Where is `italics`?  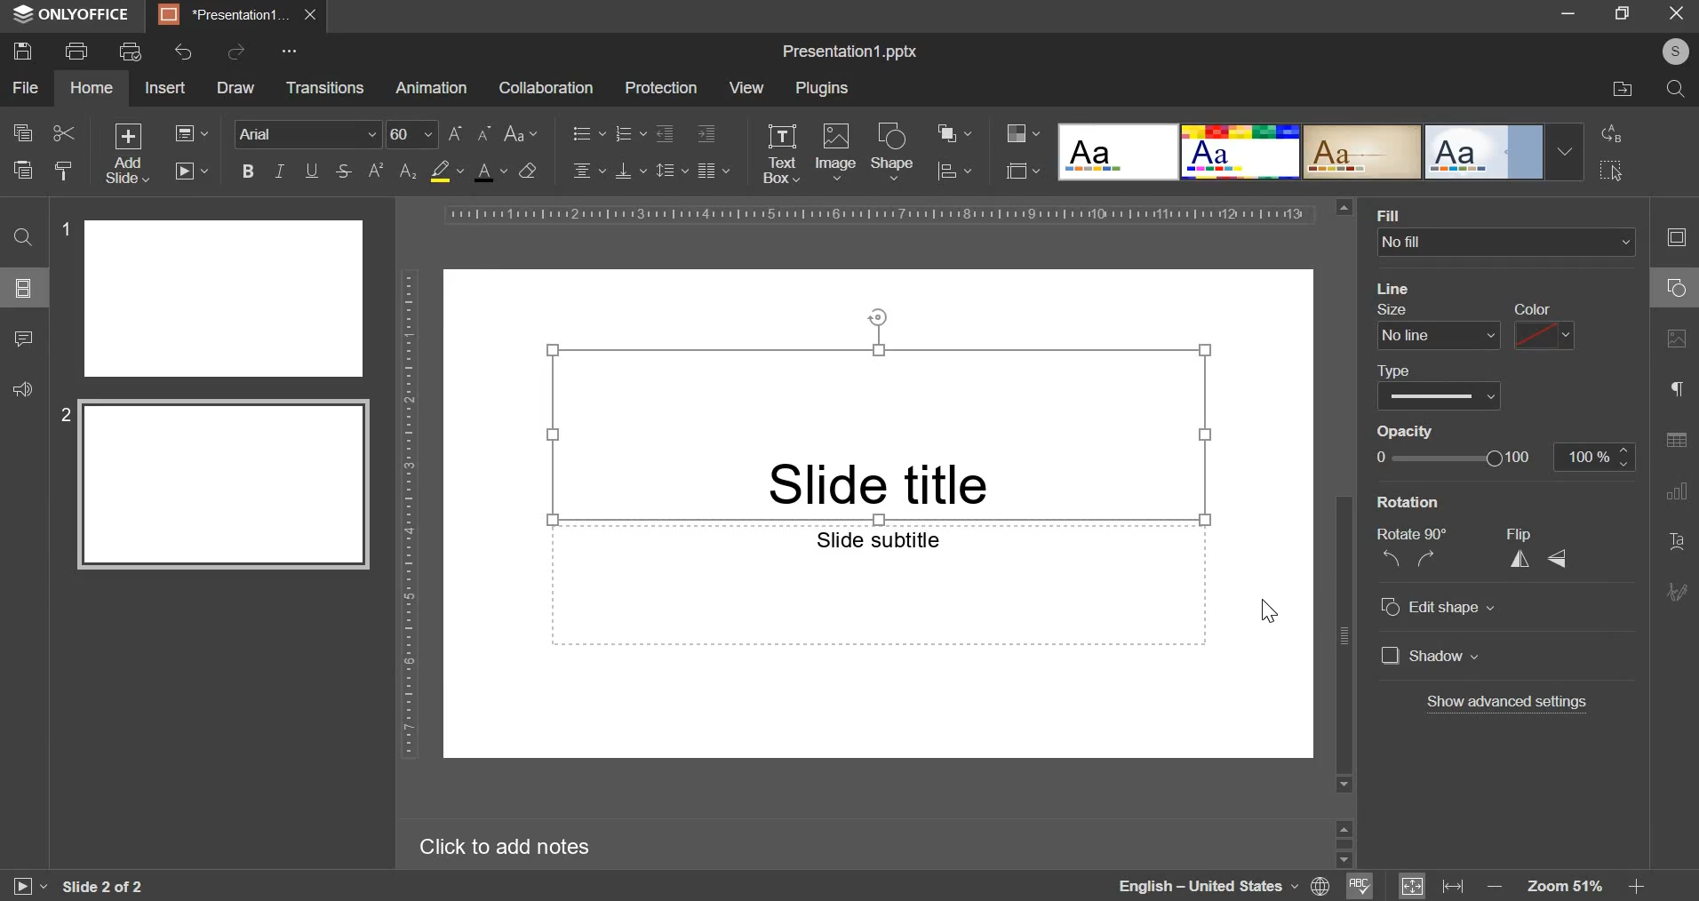 italics is located at coordinates (278, 170).